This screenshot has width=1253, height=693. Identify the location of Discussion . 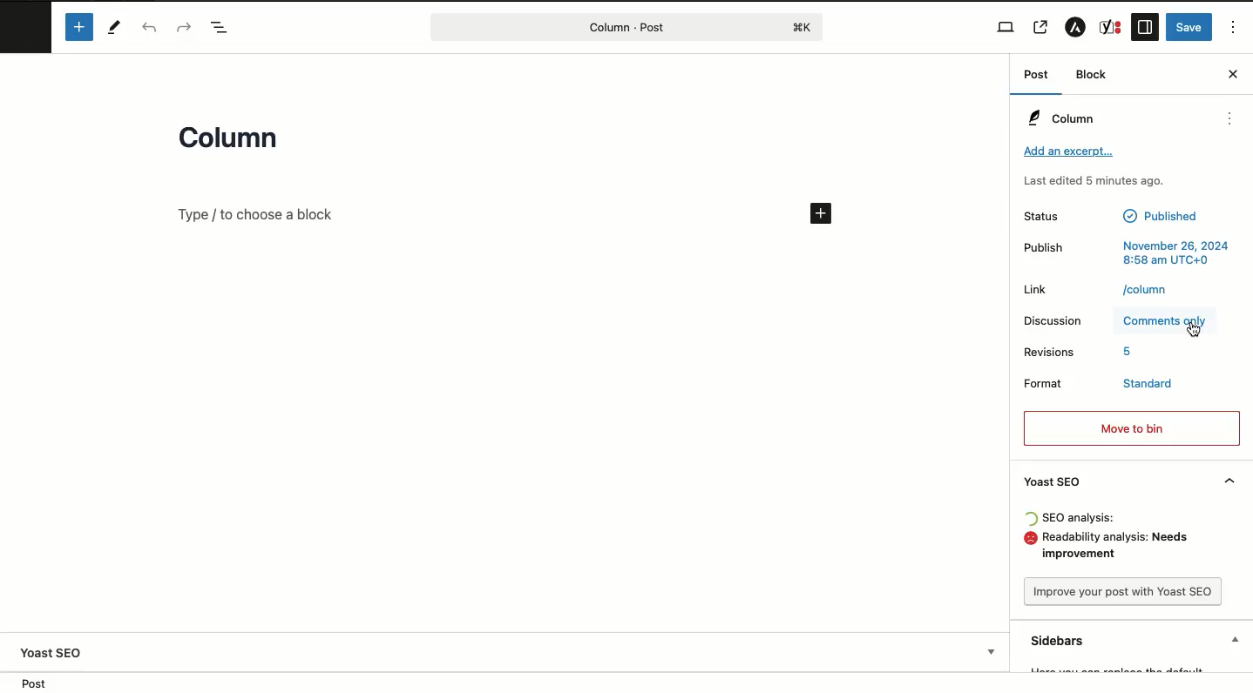
(1055, 320).